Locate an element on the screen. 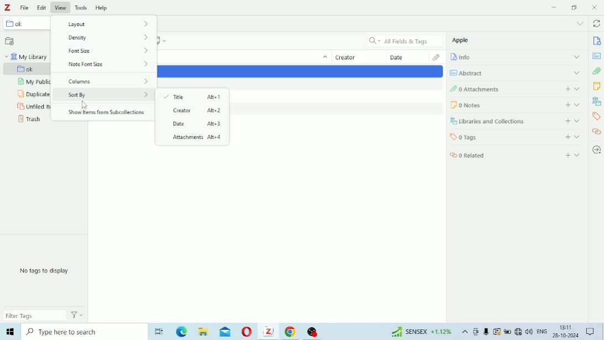  Font size is located at coordinates (112, 39).